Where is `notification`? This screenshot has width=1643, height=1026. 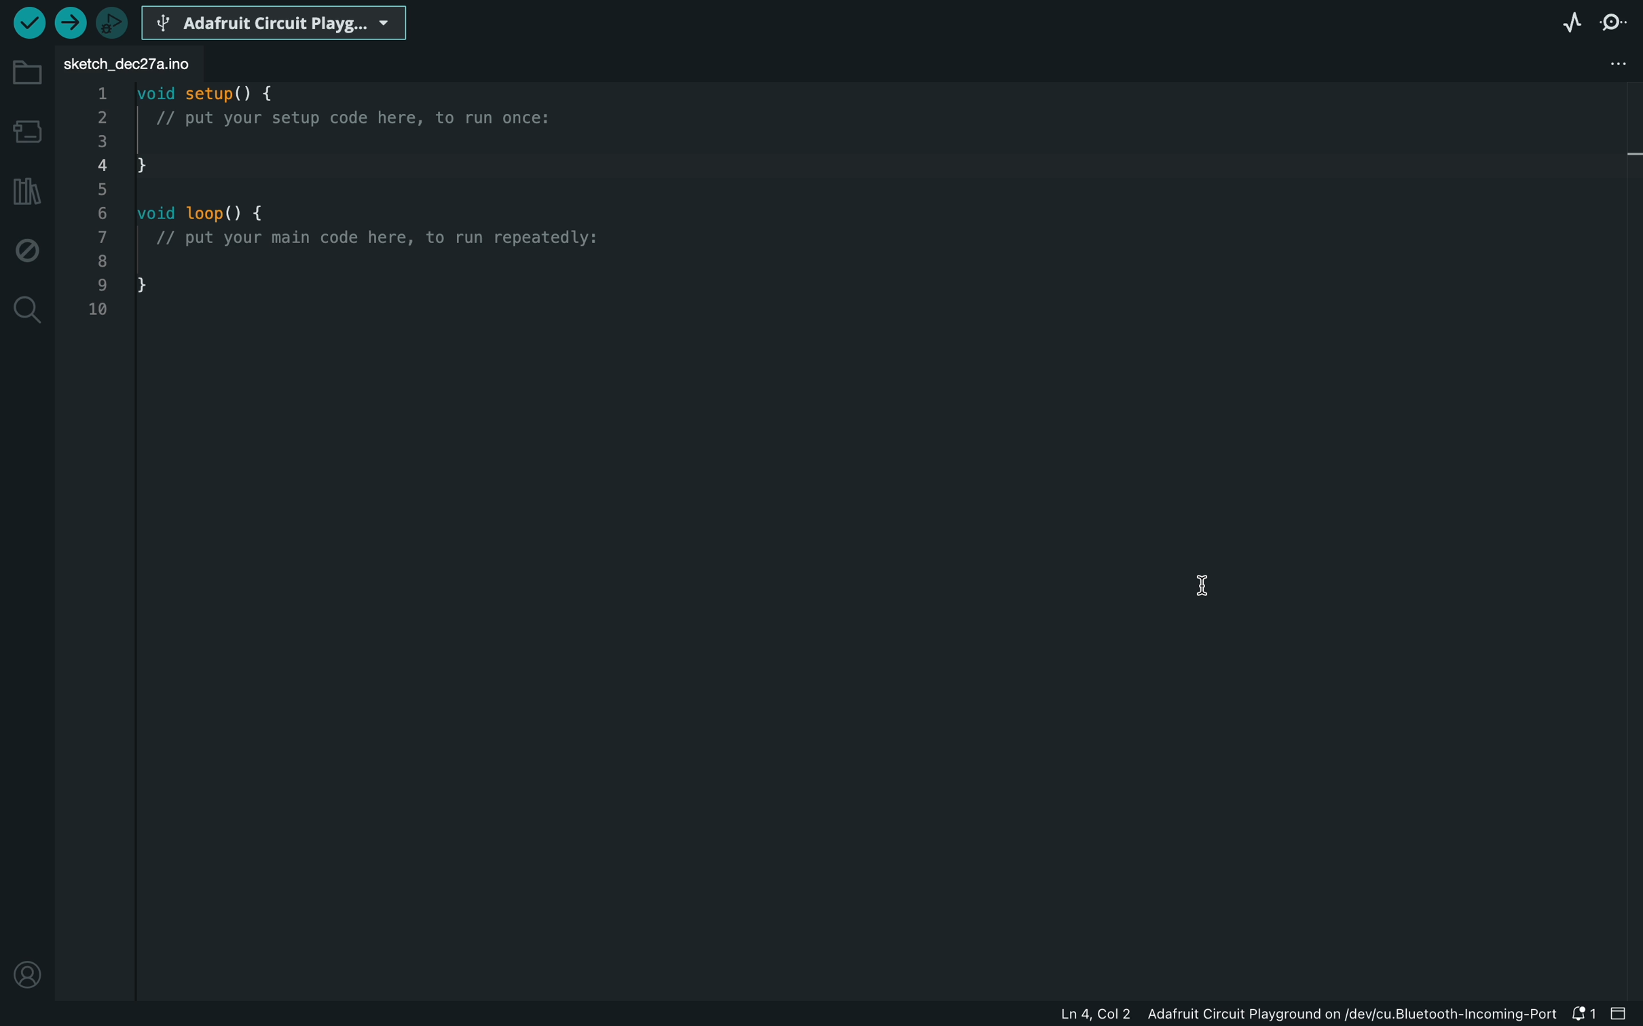
notification is located at coordinates (1582, 1013).